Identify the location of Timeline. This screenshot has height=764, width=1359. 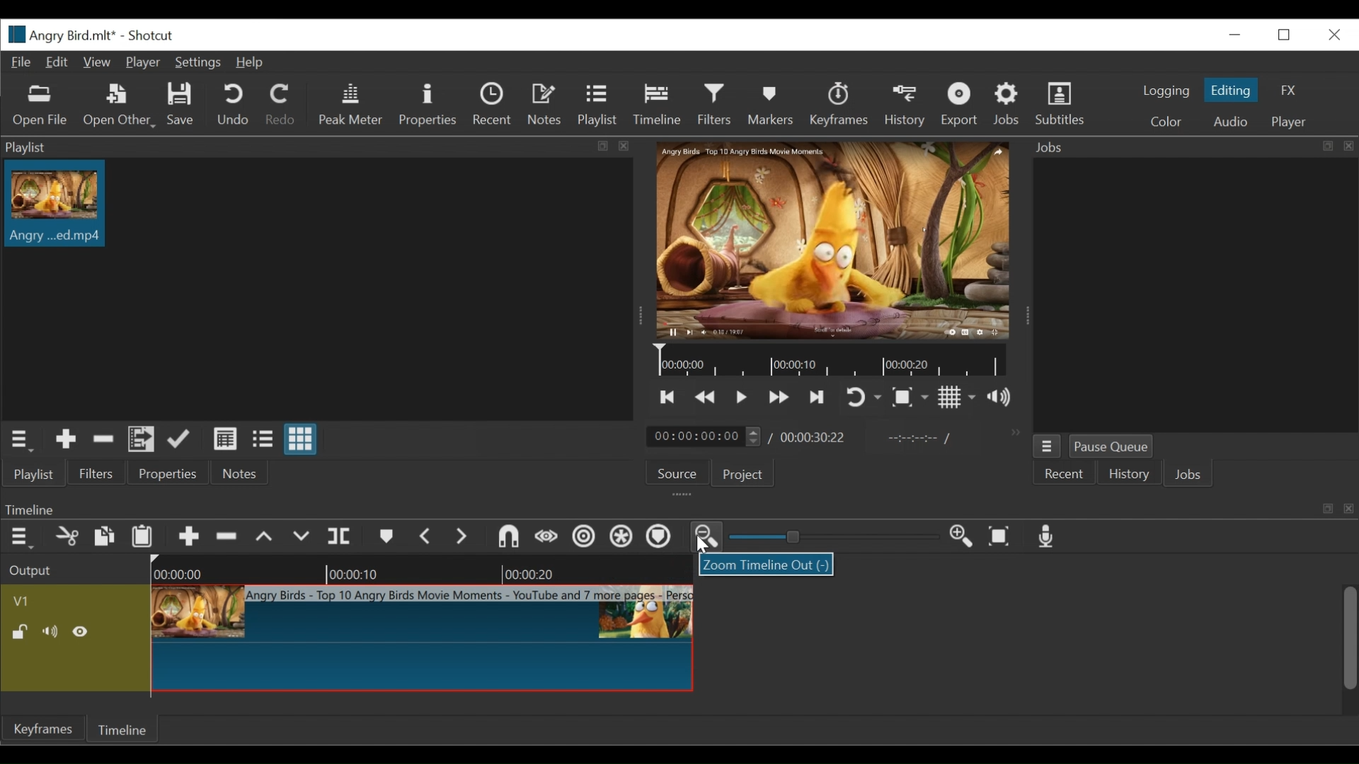
(421, 569).